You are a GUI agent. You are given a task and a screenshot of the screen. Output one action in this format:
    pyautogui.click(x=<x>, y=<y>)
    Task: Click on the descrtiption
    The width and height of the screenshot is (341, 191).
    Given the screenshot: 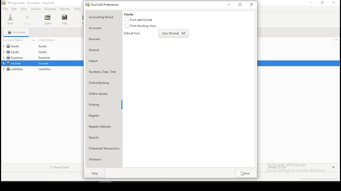 What is the action you would take?
    pyautogui.click(x=60, y=40)
    